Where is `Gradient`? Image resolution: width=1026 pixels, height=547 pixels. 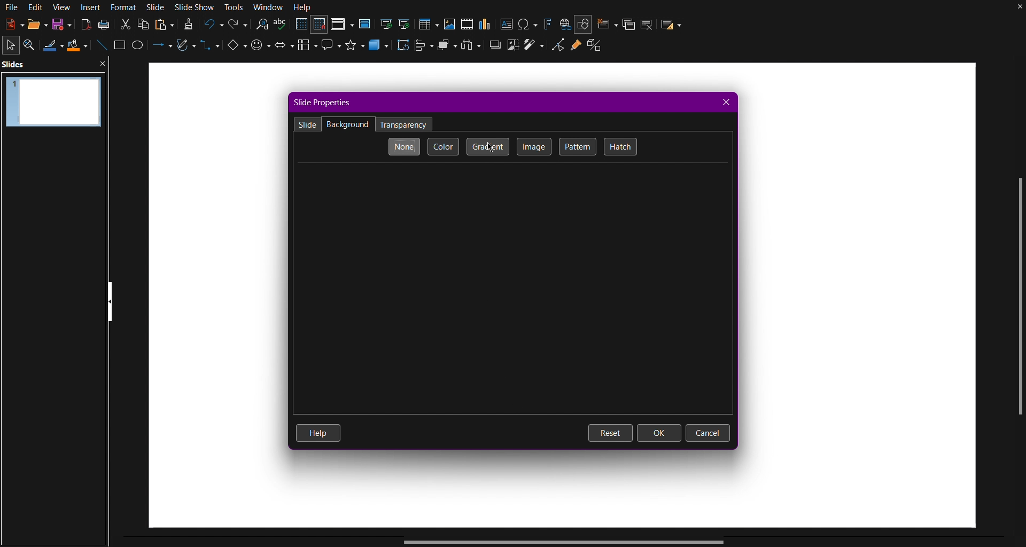 Gradient is located at coordinates (487, 147).